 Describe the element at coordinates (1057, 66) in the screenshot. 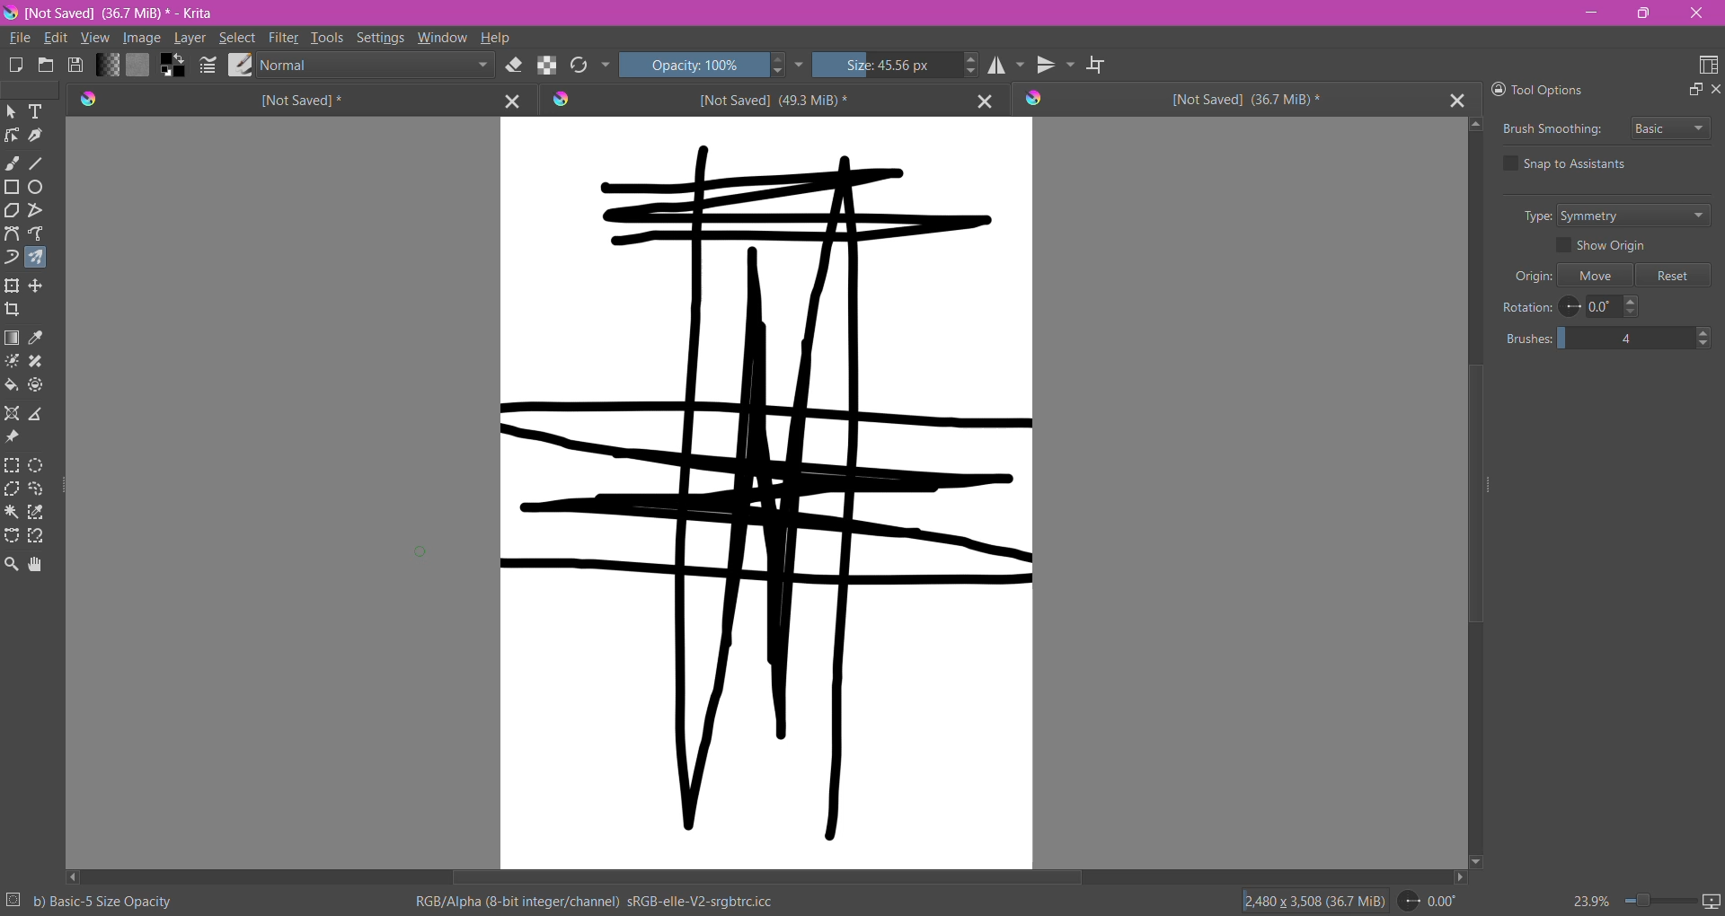

I see `Vertical Mirror Tool` at that location.